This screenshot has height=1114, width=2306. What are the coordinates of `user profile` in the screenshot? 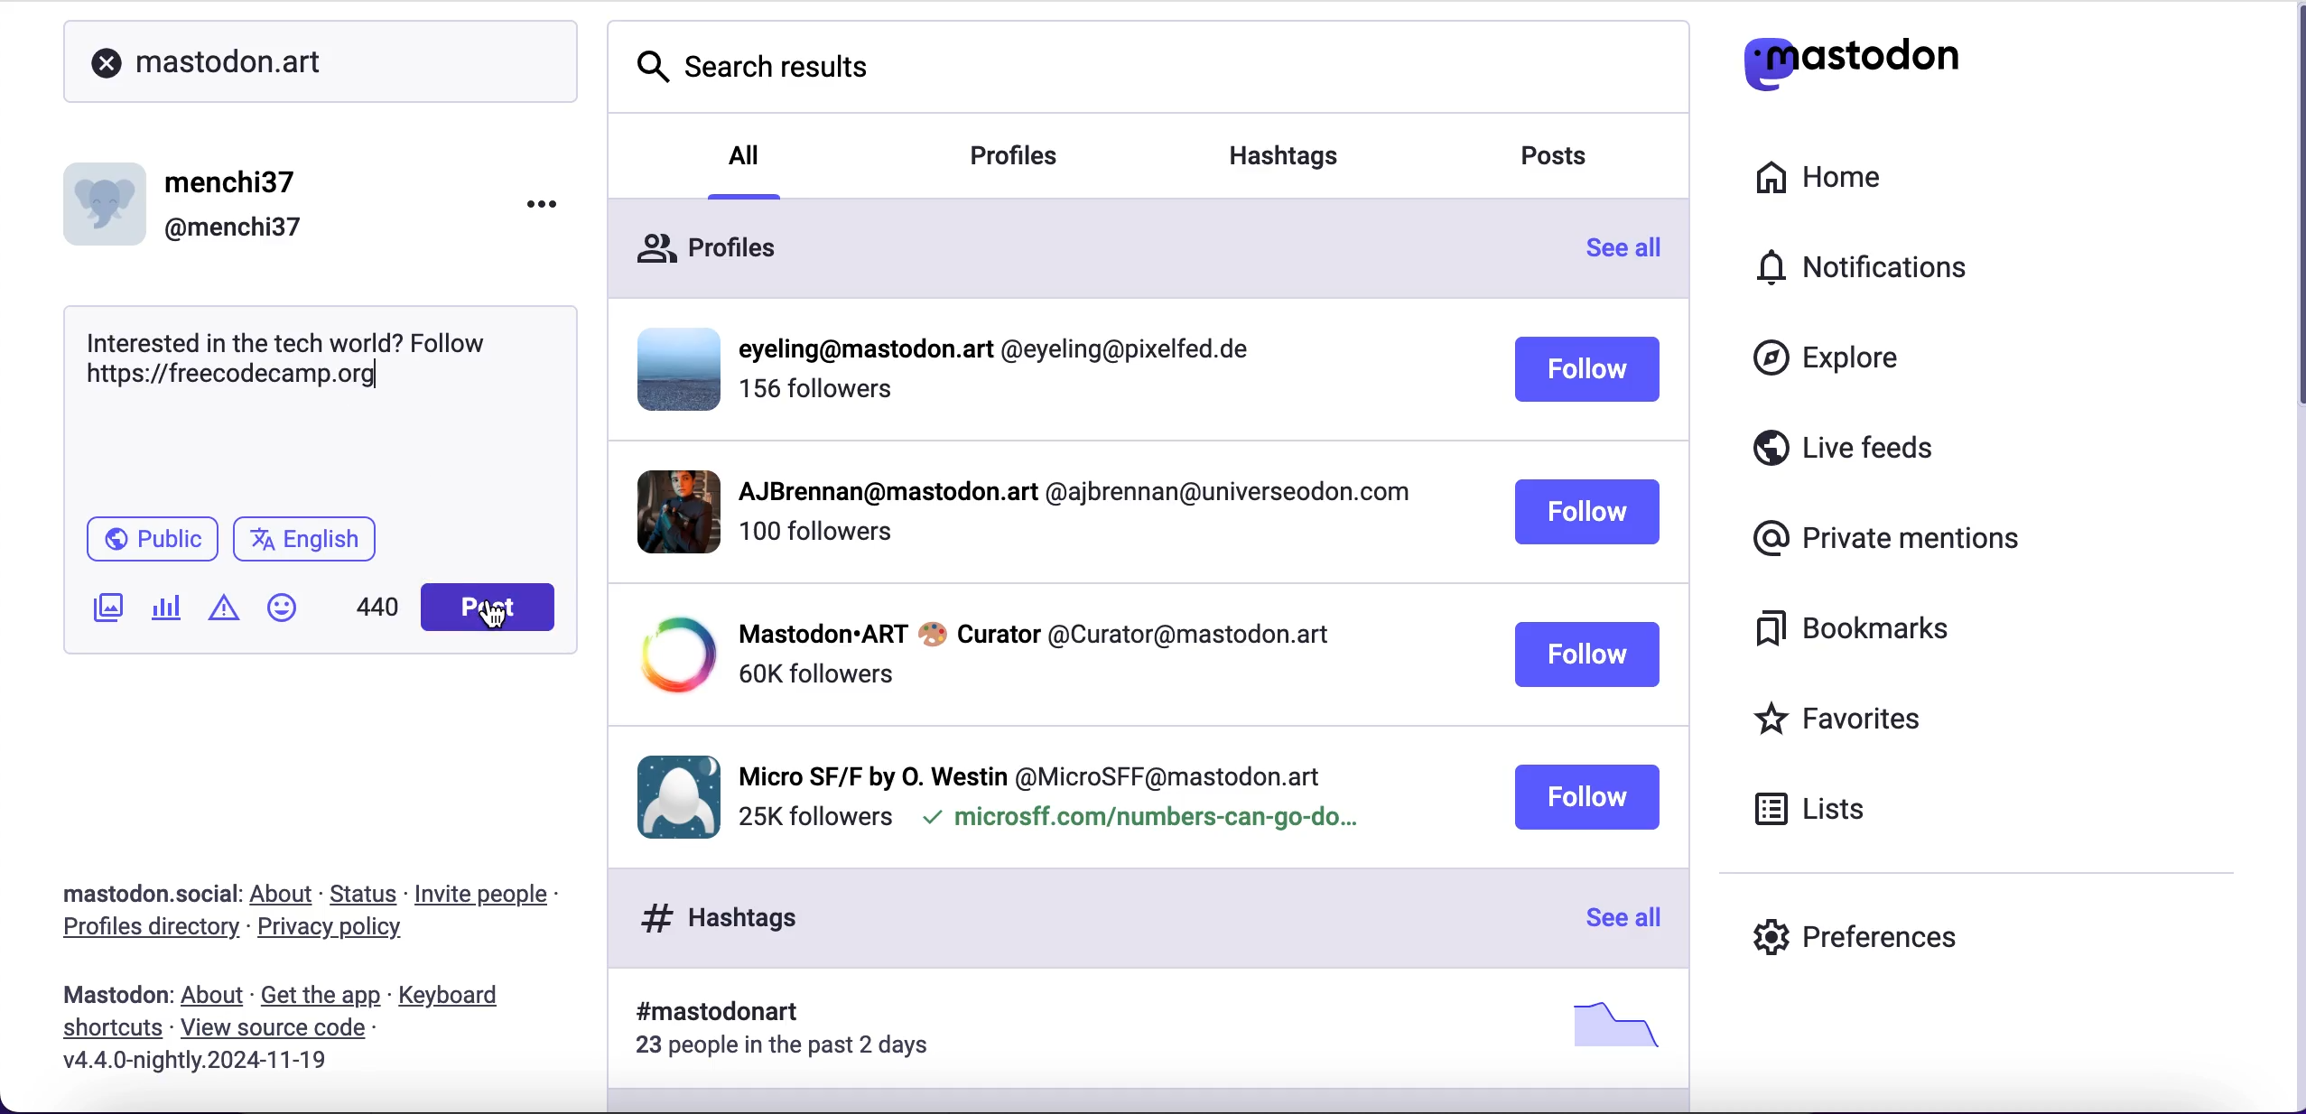 It's located at (1066, 654).